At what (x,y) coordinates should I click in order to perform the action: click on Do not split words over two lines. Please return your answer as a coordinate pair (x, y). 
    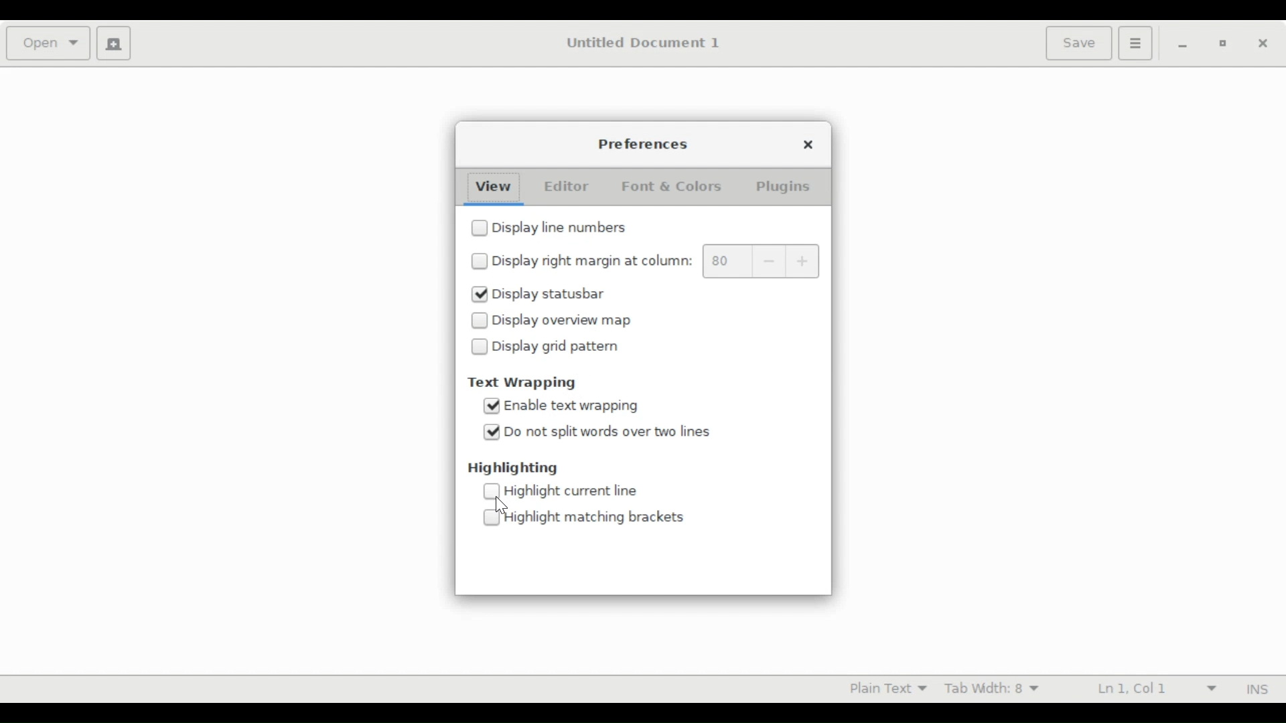
    Looking at the image, I should click on (608, 431).